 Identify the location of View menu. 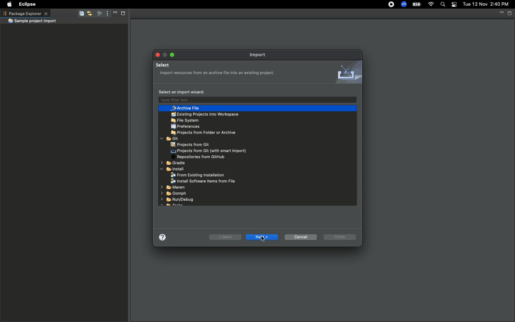
(106, 14).